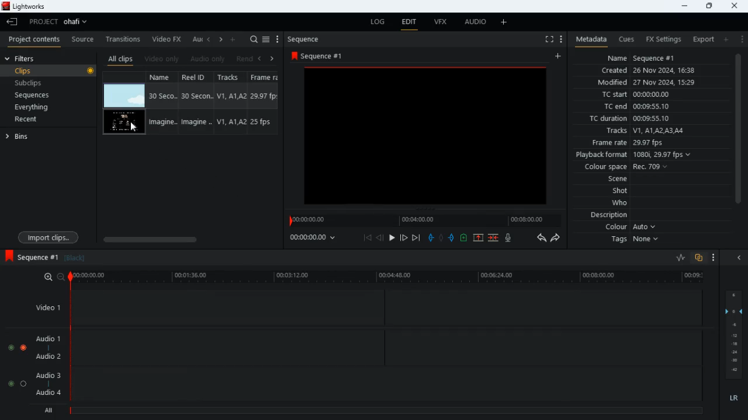  I want to click on more, so click(741, 38).